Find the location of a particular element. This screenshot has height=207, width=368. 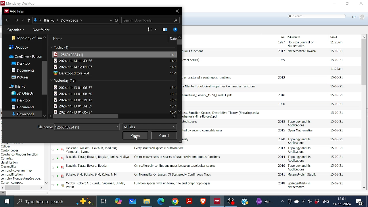

keyword is located at coordinates (10, 163).